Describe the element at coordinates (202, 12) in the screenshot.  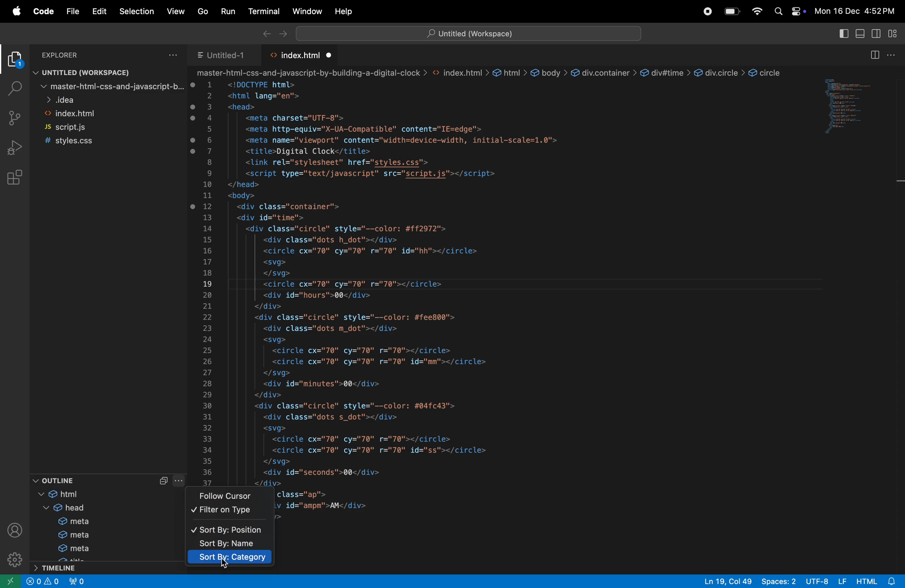
I see `go` at that location.